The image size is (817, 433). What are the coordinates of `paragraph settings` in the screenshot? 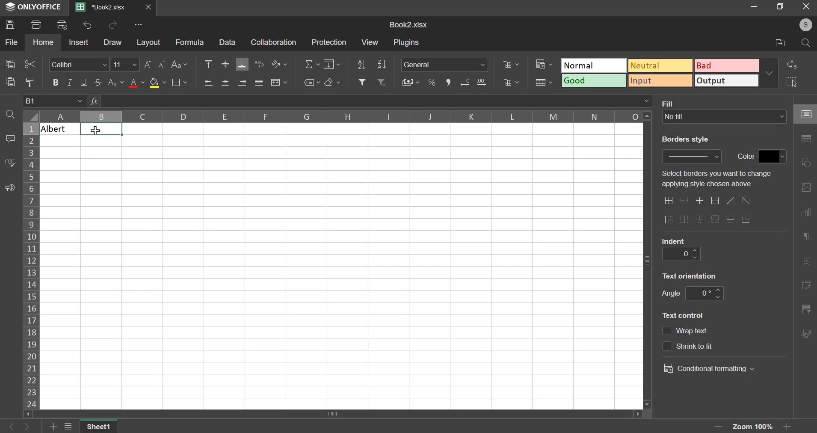 It's located at (808, 238).